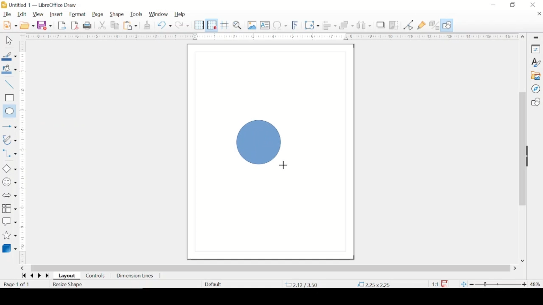 This screenshot has height=305, width=543. Describe the element at coordinates (96, 275) in the screenshot. I see `controls` at that location.